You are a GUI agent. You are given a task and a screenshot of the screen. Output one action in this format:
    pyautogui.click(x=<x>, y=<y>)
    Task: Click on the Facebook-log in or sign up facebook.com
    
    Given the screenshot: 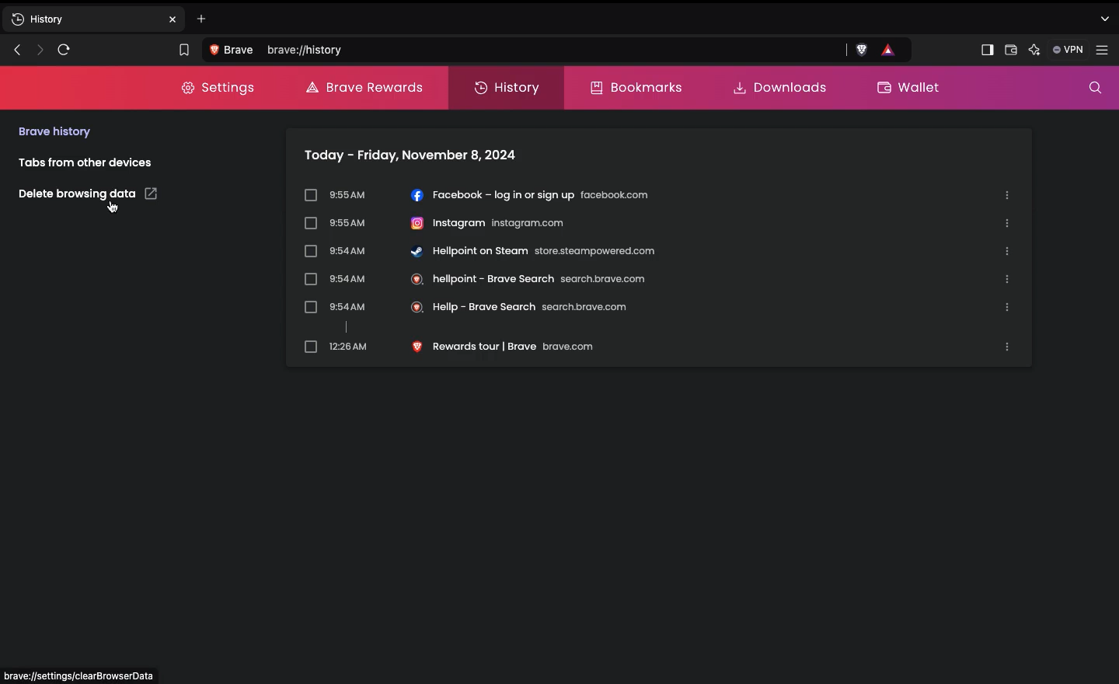 What is the action you would take?
    pyautogui.click(x=655, y=194)
    